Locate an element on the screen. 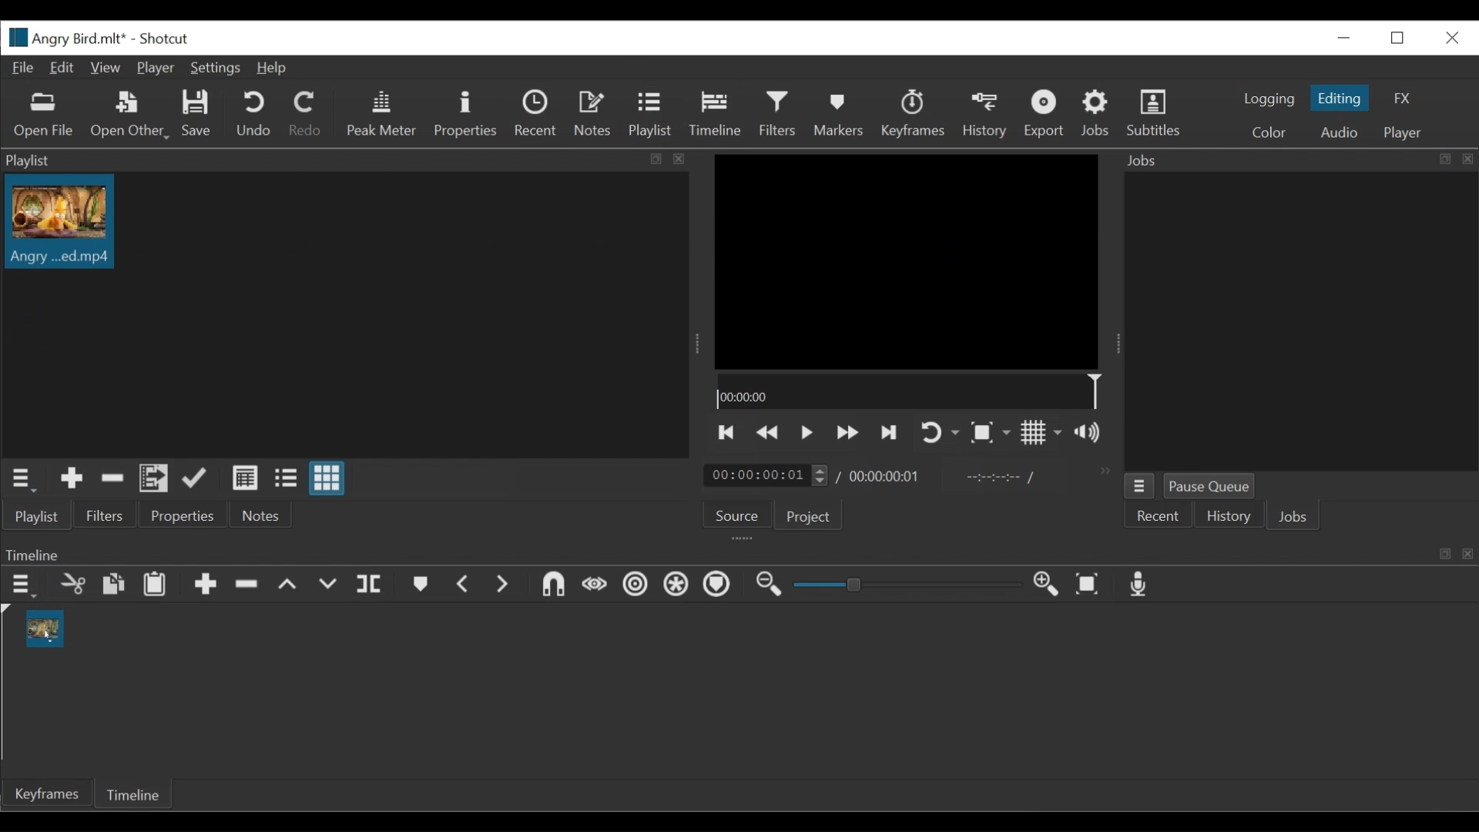  History is located at coordinates (1229, 516).